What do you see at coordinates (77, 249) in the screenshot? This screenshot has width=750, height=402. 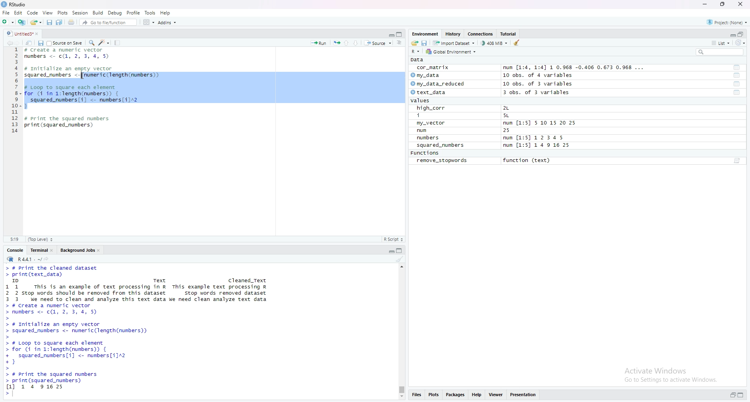 I see `Background Jobs` at bounding box center [77, 249].